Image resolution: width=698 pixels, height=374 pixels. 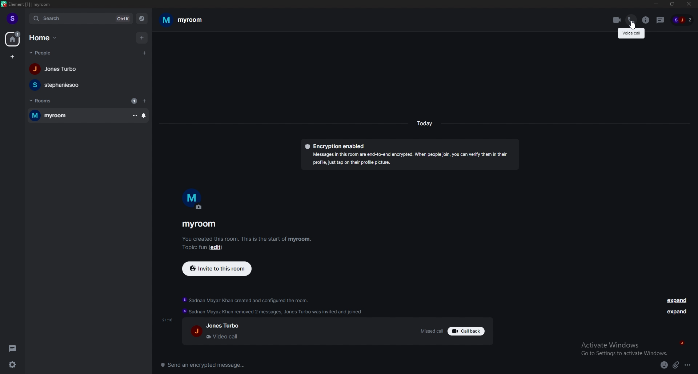 What do you see at coordinates (677, 312) in the screenshot?
I see `expand` at bounding box center [677, 312].